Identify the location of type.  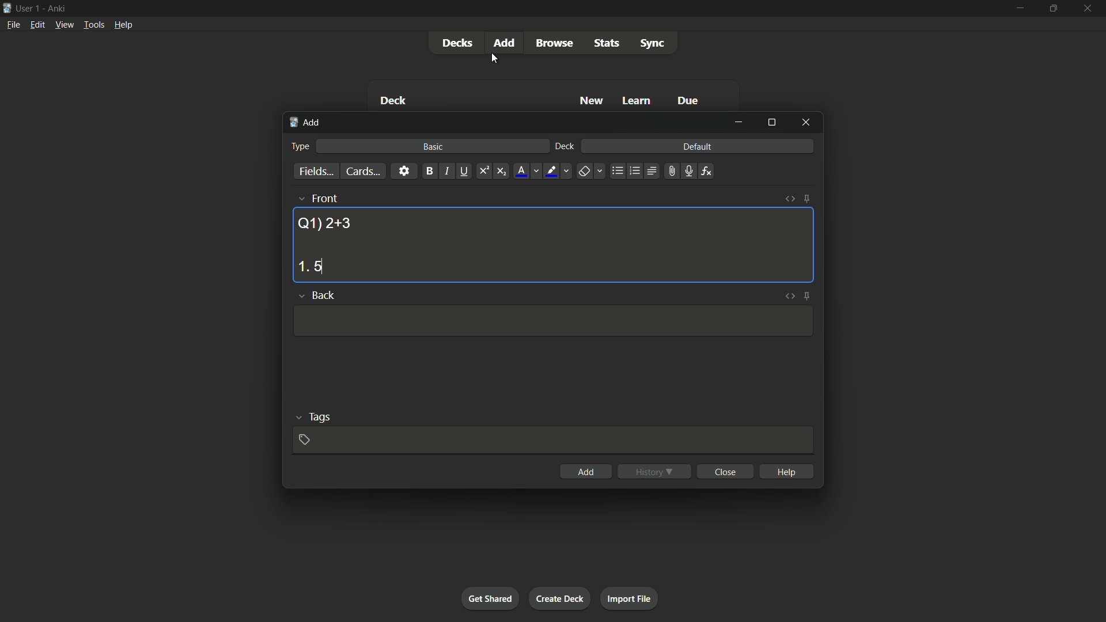
(299, 146).